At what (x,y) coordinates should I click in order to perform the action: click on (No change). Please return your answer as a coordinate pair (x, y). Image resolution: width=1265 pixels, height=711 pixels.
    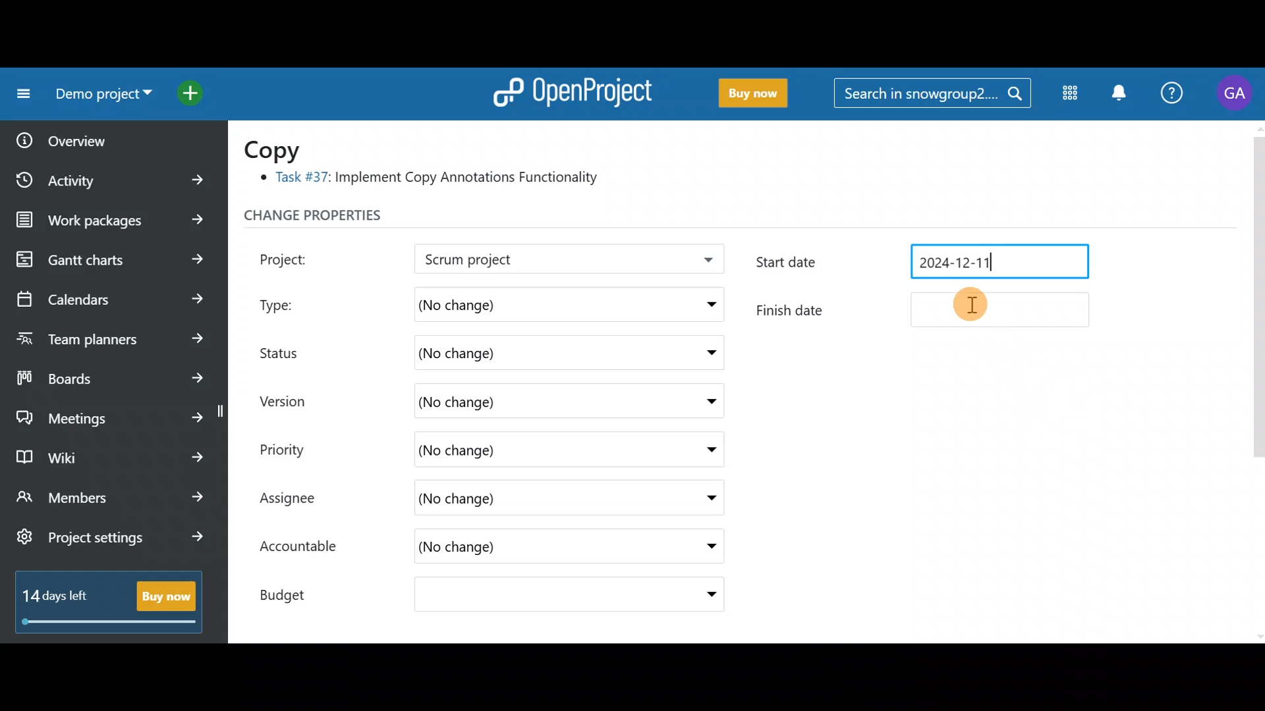
    Looking at the image, I should click on (507, 354).